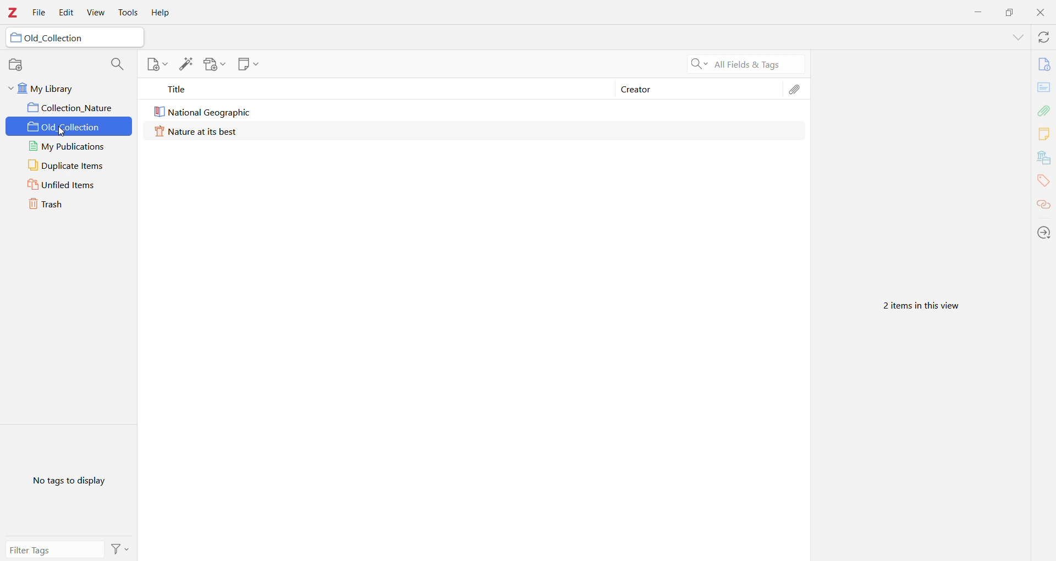  Describe the element at coordinates (1045, 88) in the screenshot. I see `Abstract` at that location.